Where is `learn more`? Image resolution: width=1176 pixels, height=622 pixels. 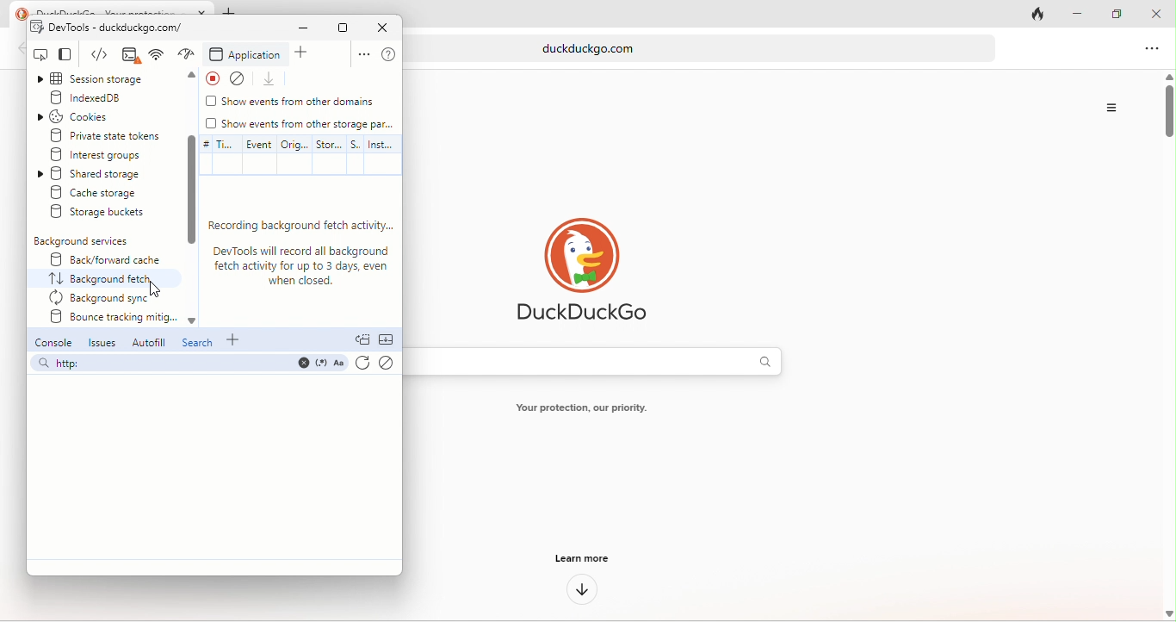 learn more is located at coordinates (579, 557).